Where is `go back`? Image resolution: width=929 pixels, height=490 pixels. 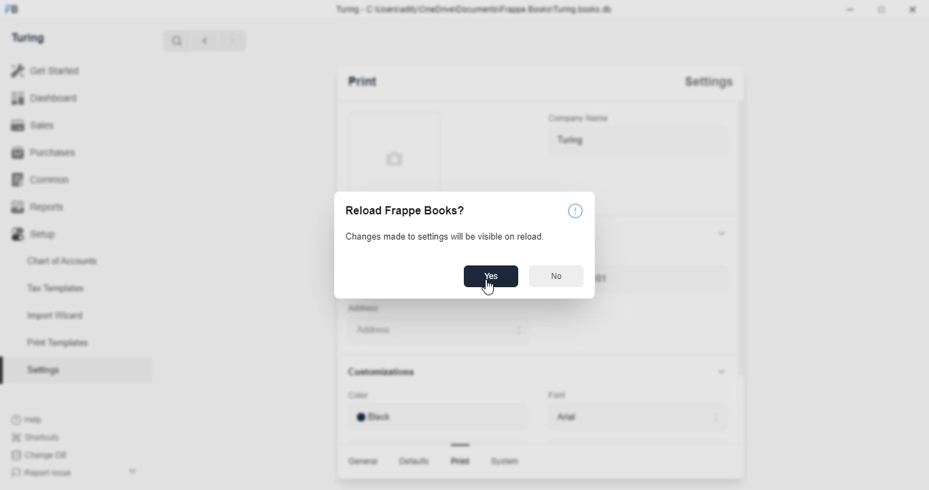 go back is located at coordinates (205, 39).